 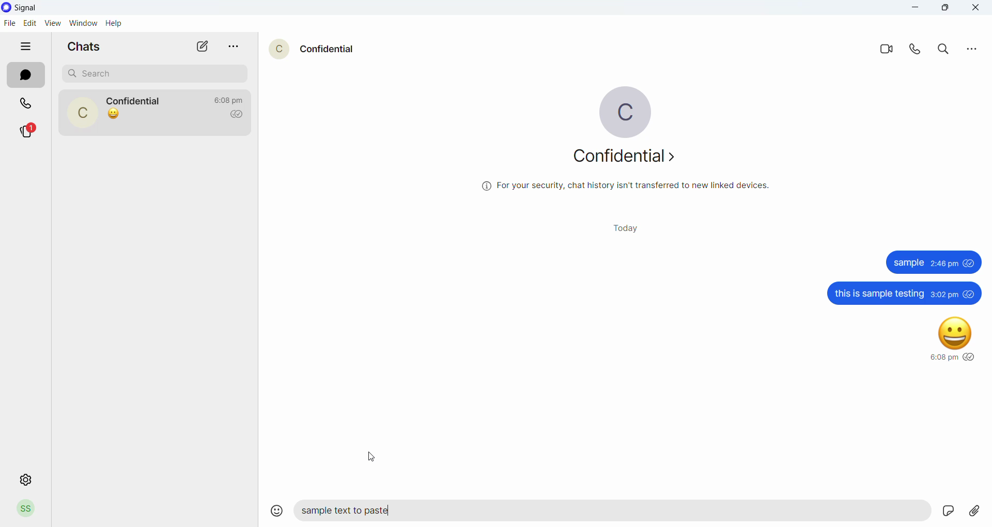 What do you see at coordinates (979, 512) in the screenshot?
I see `share attachment` at bounding box center [979, 512].